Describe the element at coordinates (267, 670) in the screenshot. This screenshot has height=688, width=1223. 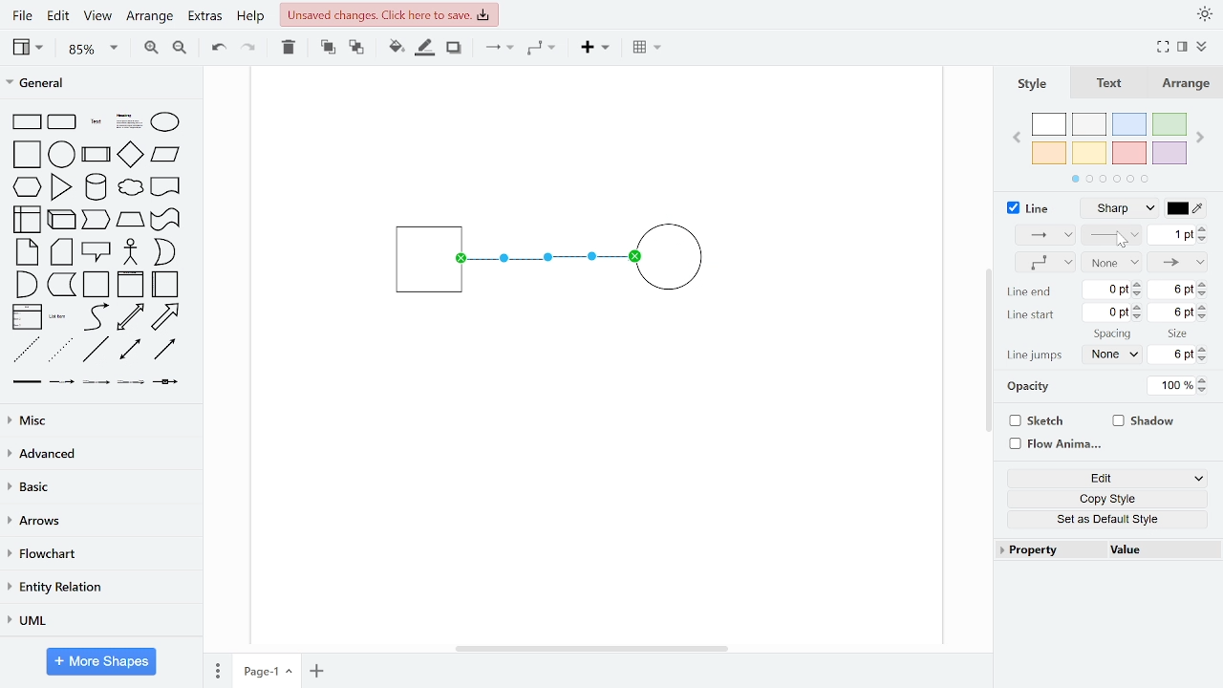
I see `current page` at that location.